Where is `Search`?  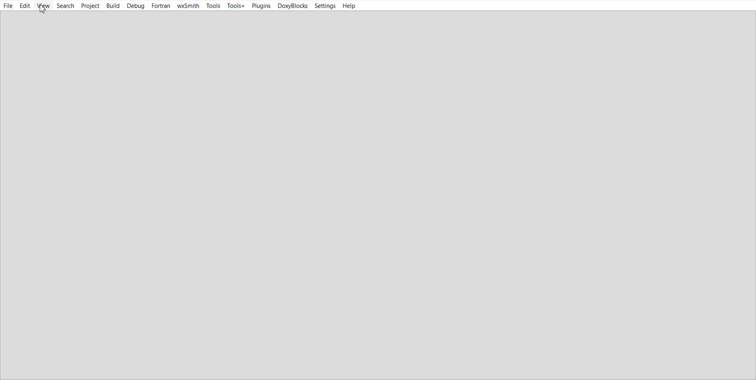
Search is located at coordinates (65, 6).